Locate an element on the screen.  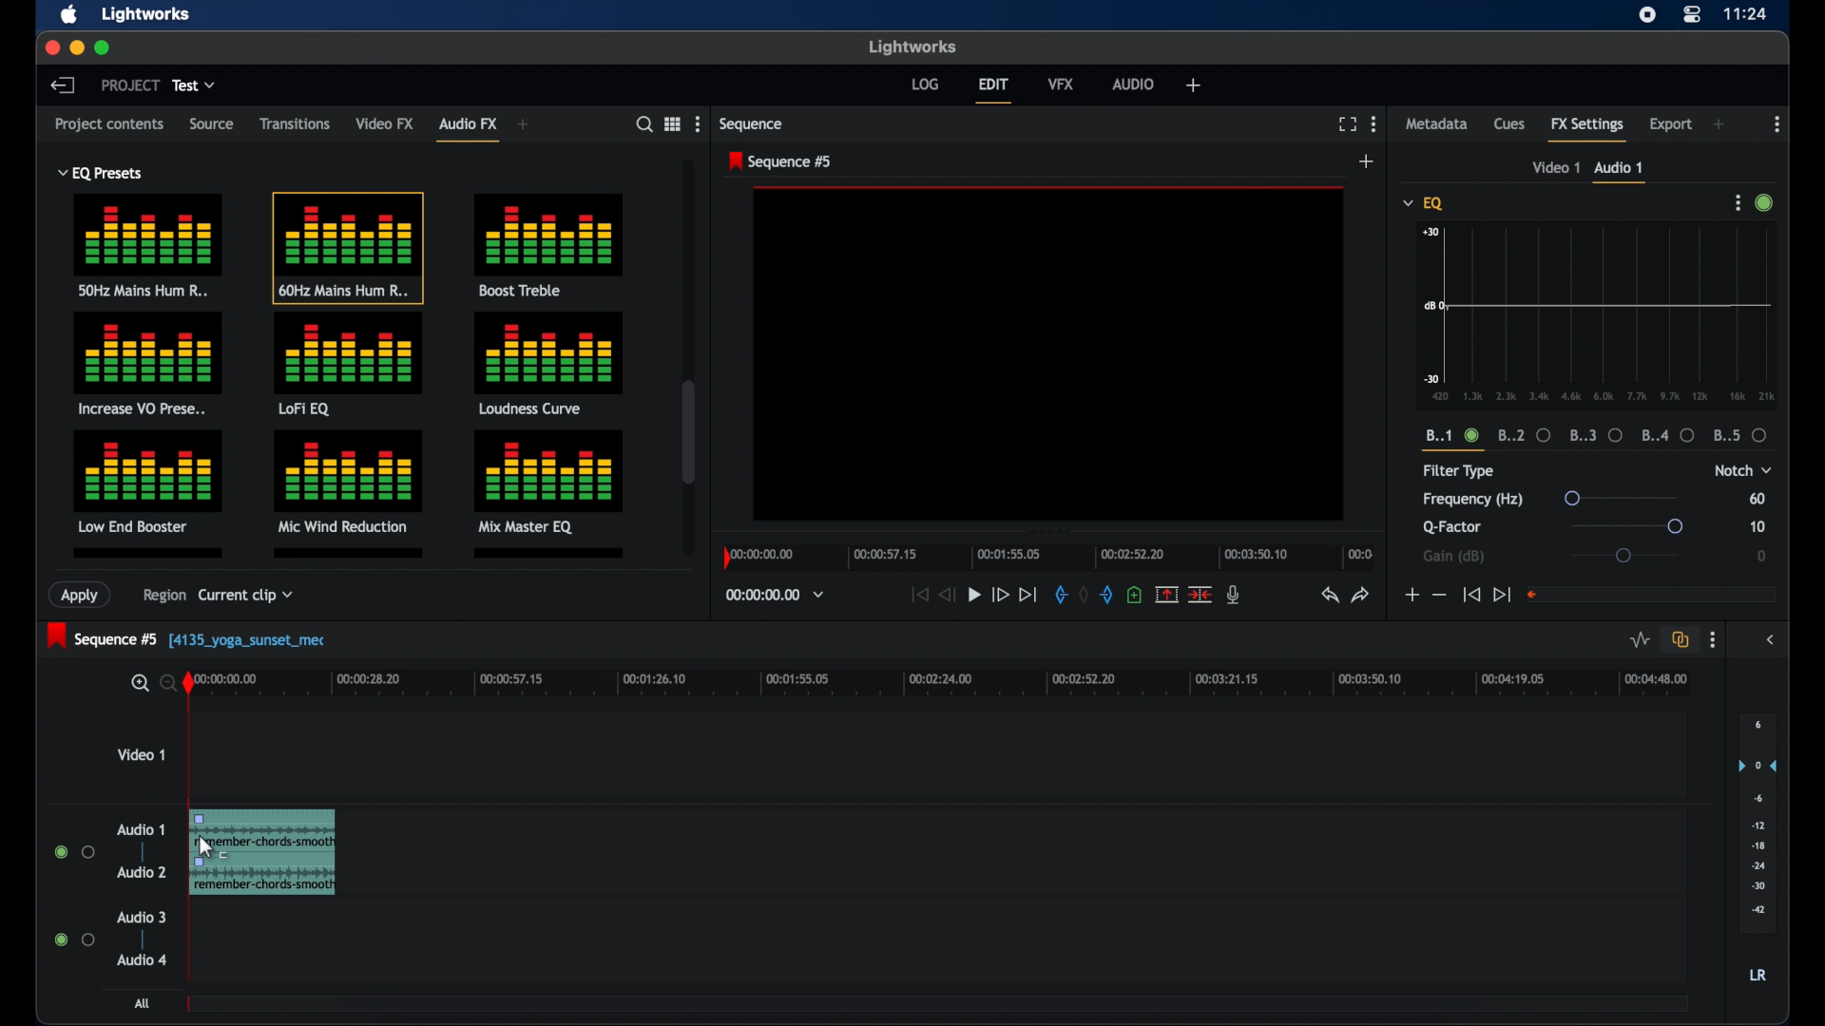
apply is located at coordinates (83, 596).